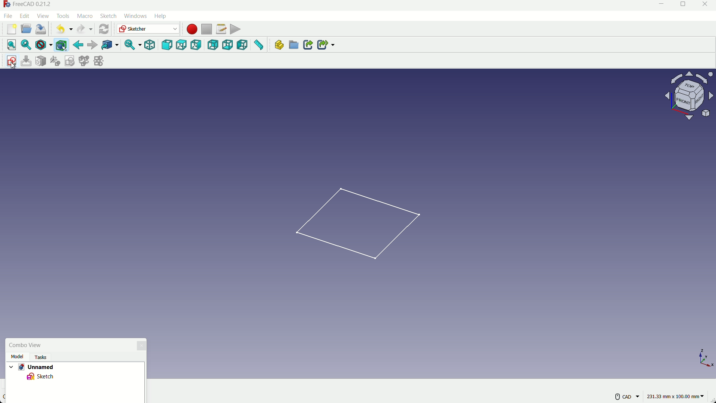  I want to click on stop macros, so click(206, 29).